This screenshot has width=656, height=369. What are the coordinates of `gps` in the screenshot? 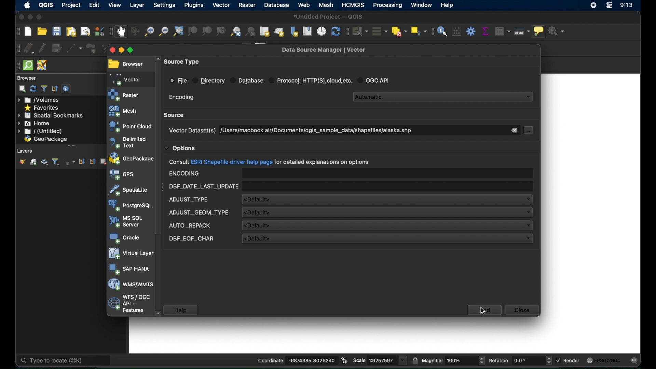 It's located at (122, 175).